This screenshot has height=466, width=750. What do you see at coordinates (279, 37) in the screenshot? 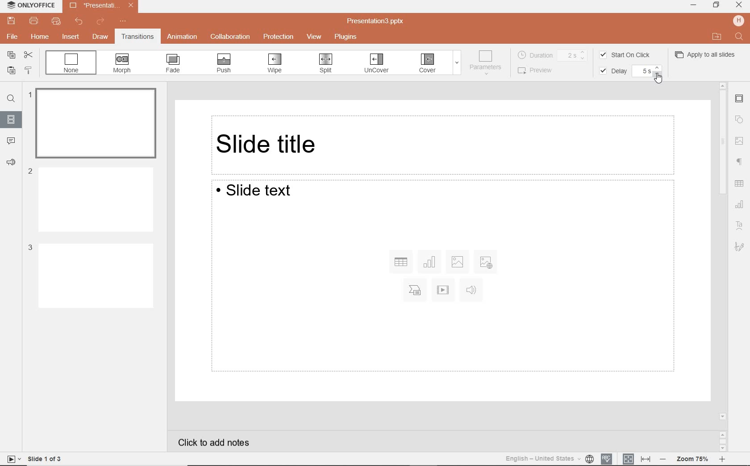
I see `protection` at bounding box center [279, 37].